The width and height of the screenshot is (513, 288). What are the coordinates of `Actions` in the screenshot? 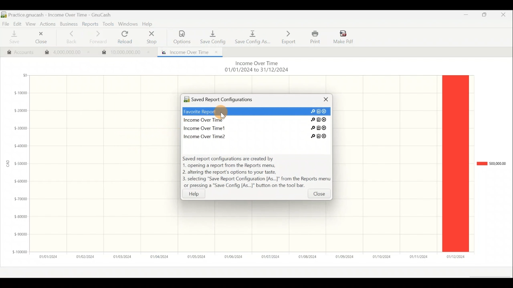 It's located at (48, 24).